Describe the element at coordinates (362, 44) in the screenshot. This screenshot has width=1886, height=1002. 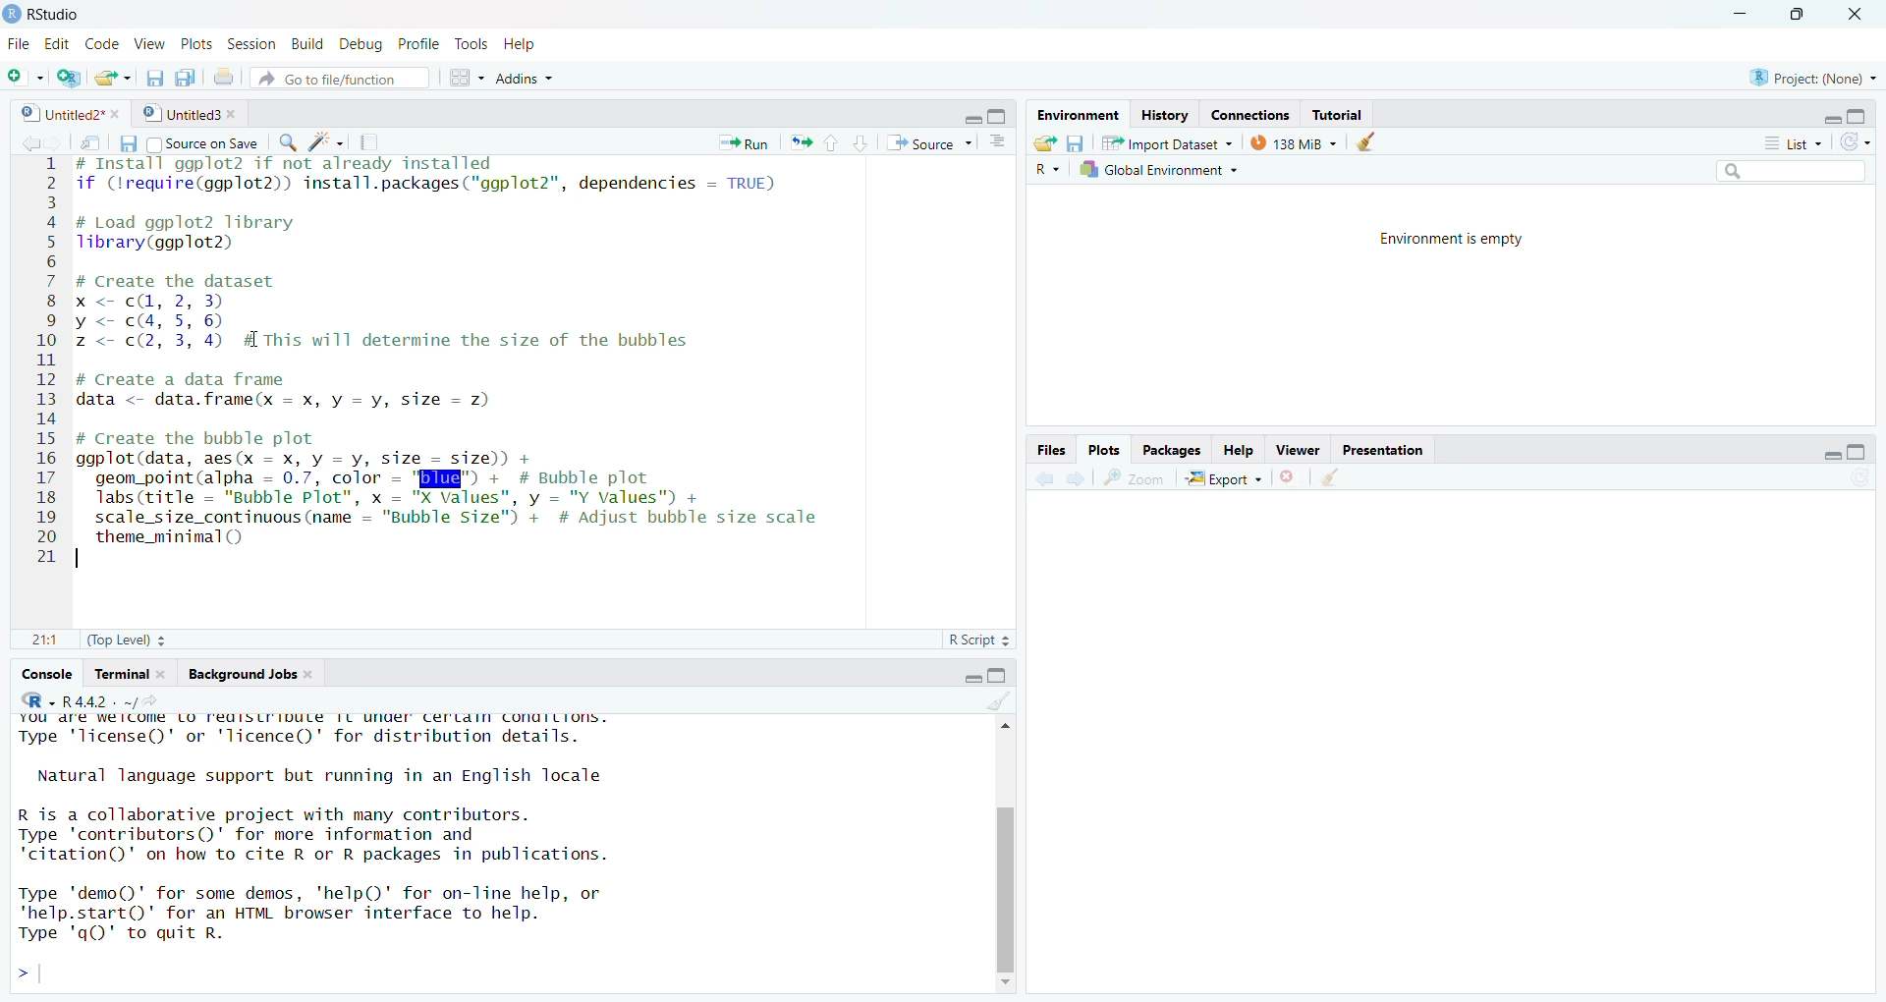
I see `Debug` at that location.